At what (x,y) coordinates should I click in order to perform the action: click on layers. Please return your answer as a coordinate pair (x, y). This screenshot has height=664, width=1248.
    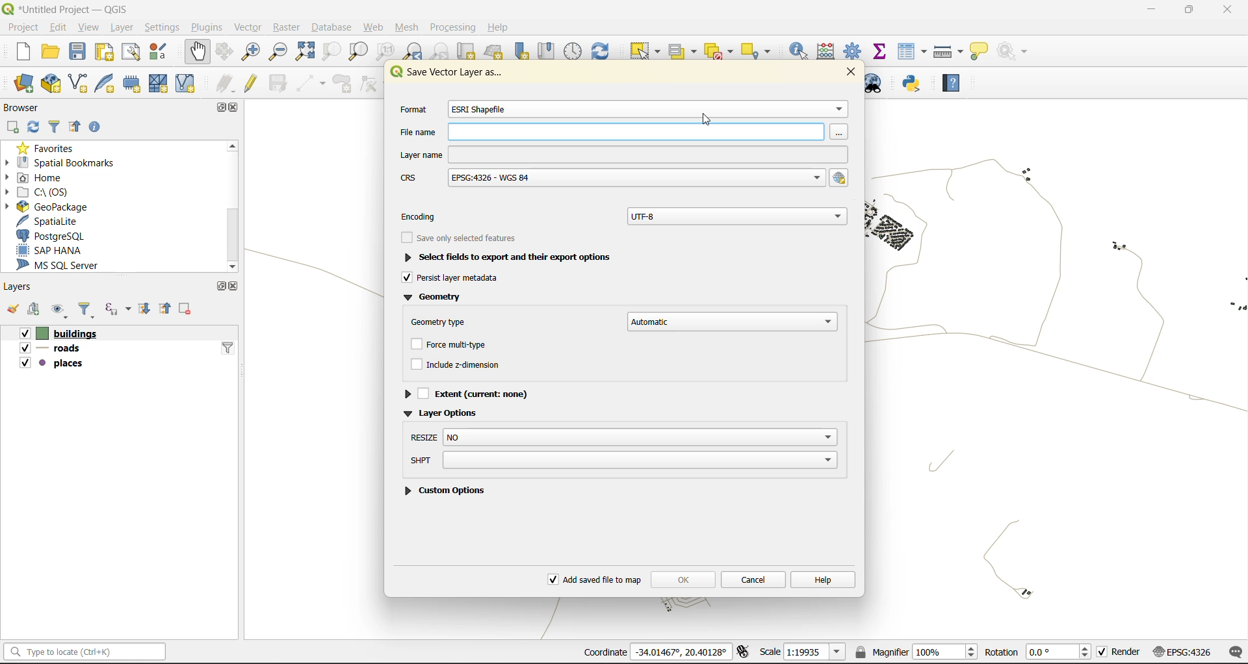
    Looking at the image, I should click on (18, 286).